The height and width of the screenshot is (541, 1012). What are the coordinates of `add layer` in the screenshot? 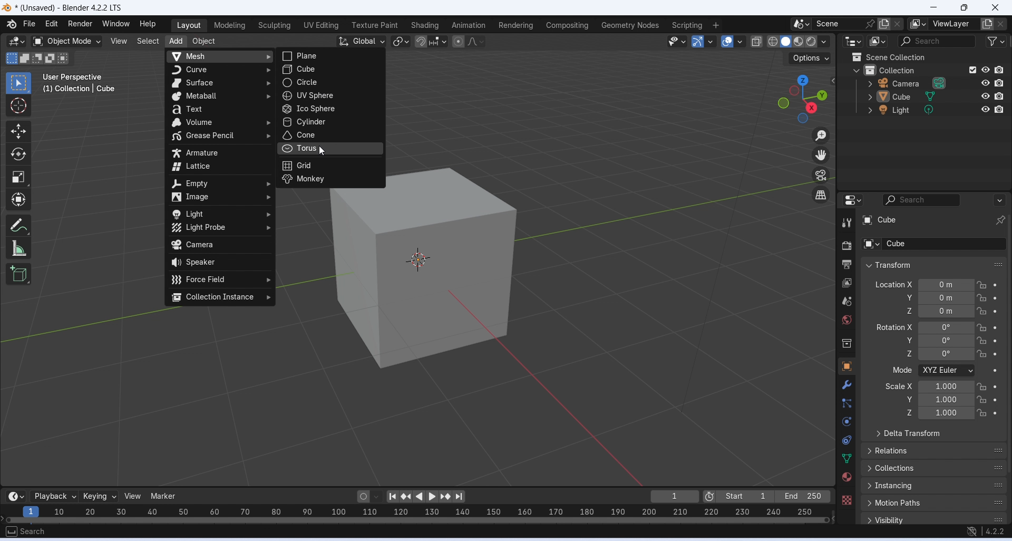 It's located at (988, 25).